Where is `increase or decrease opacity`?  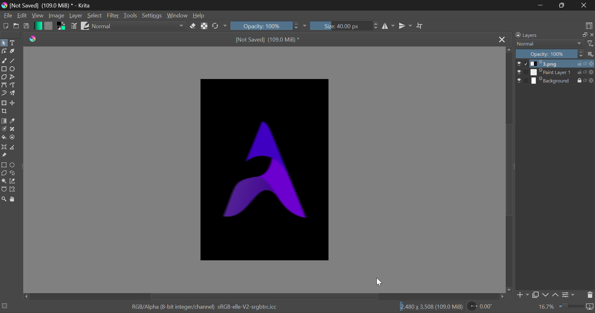 increase or decrease opacity is located at coordinates (297, 26).